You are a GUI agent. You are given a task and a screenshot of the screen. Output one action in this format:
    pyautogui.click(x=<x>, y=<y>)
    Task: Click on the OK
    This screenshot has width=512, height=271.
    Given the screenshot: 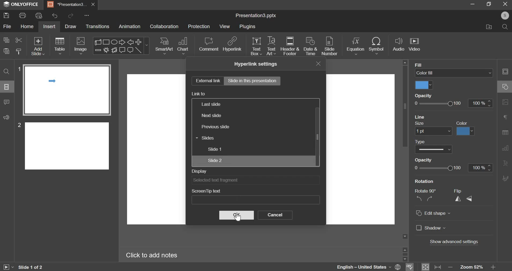 What is the action you would take?
    pyautogui.click(x=237, y=215)
    